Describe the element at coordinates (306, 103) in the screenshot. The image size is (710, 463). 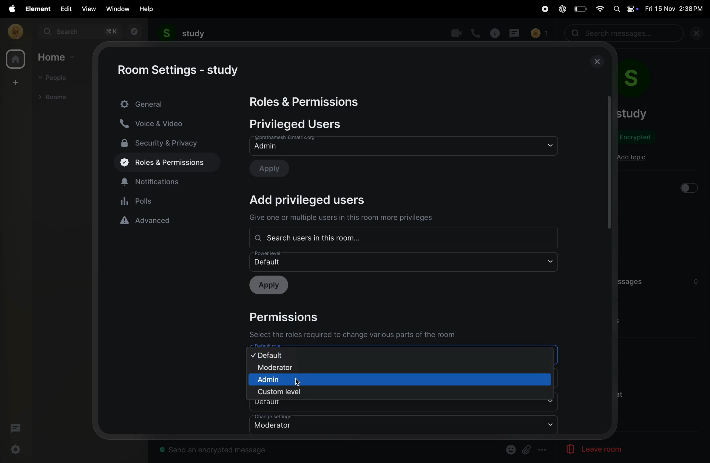
I see `Roles and permissions` at that location.